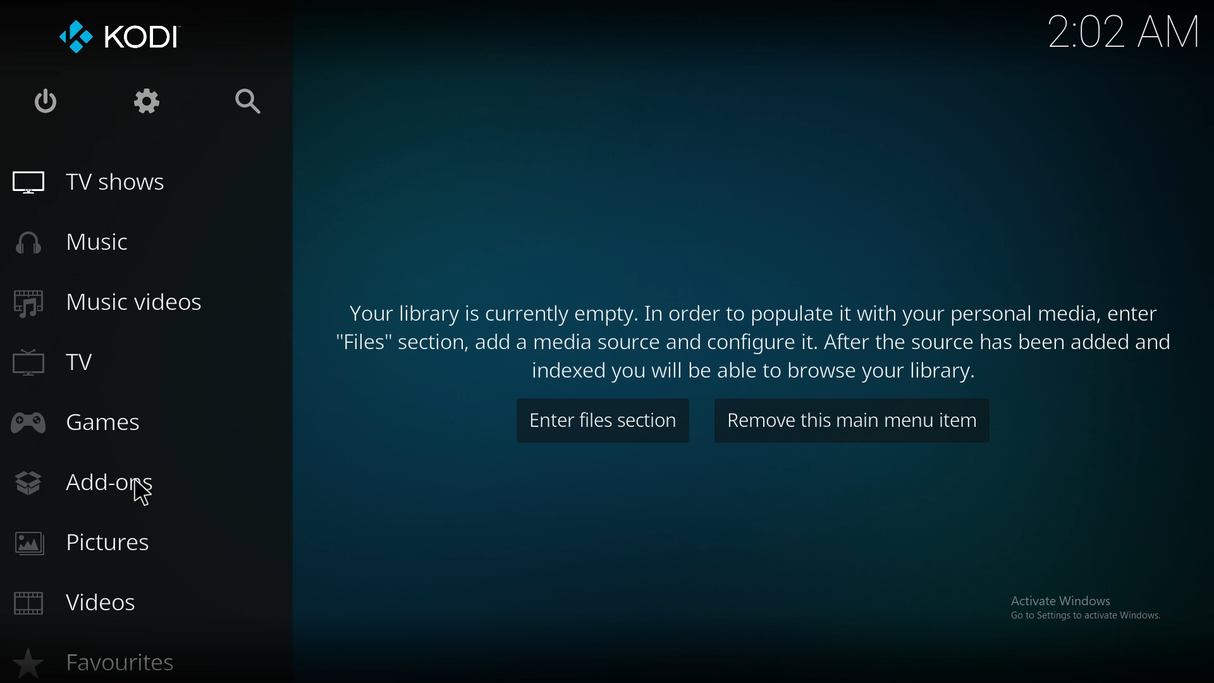  What do you see at coordinates (73, 39) in the screenshot?
I see `logo` at bounding box center [73, 39].